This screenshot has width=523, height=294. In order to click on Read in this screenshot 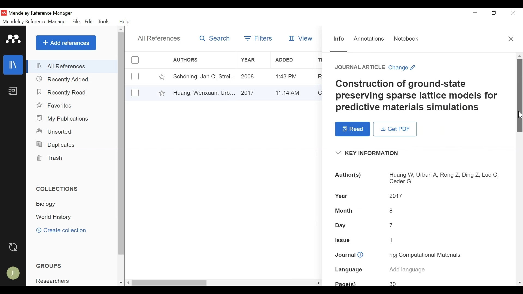, I will do `click(352, 129)`.